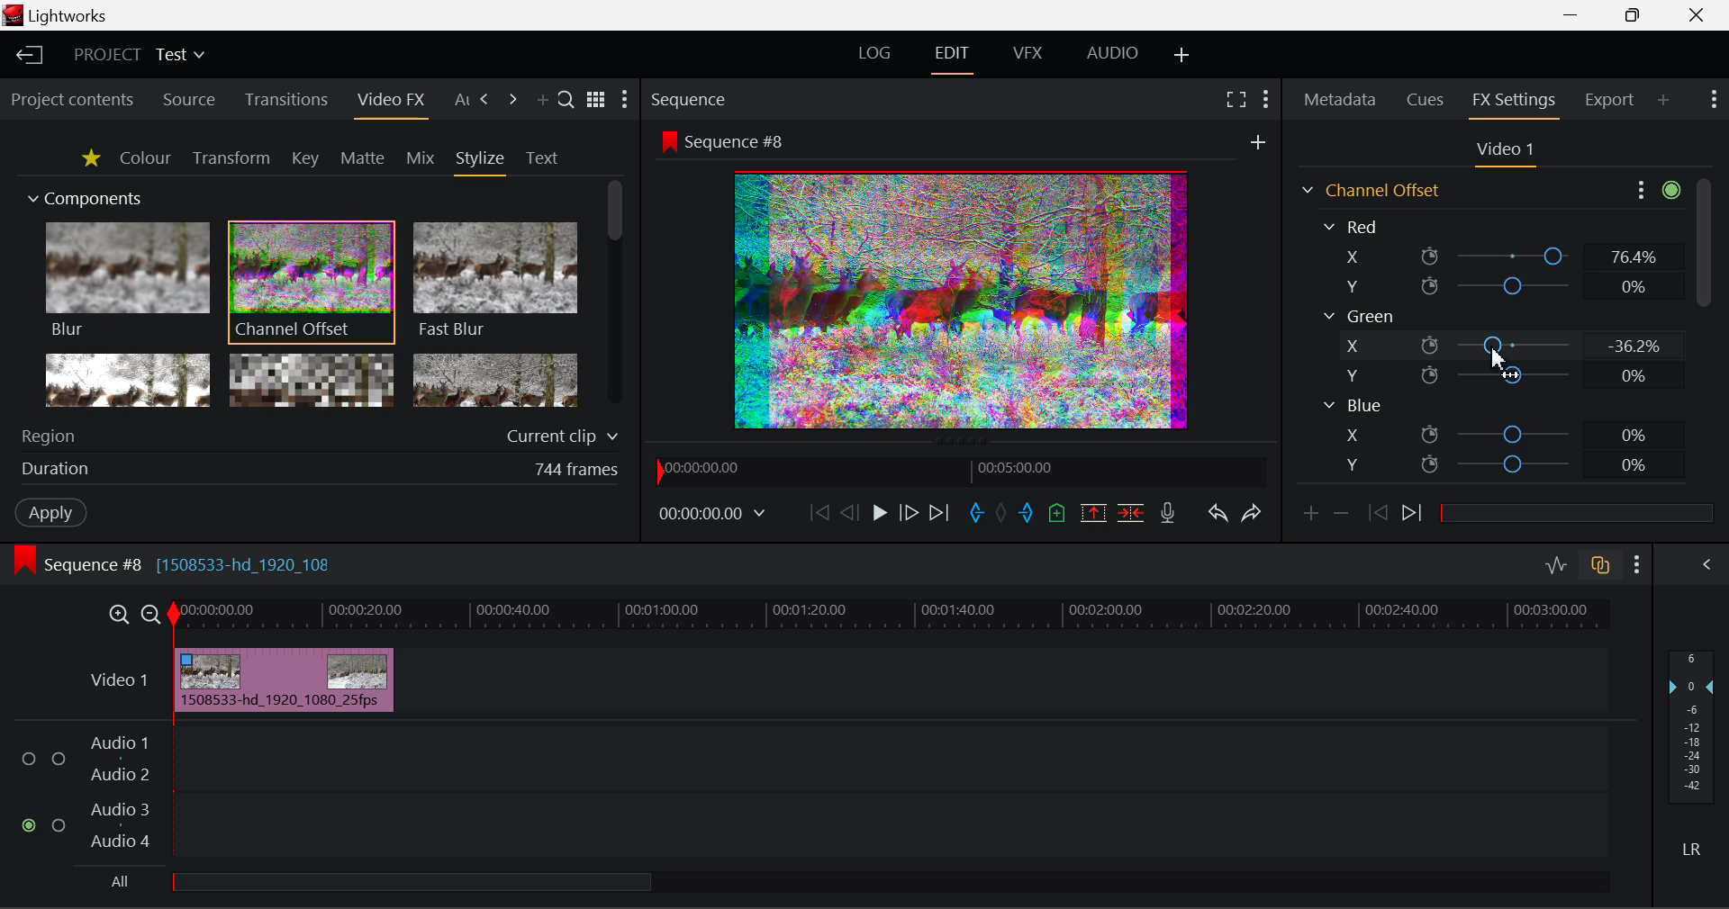  Describe the element at coordinates (1503, 153) in the screenshot. I see `Video Settings` at that location.